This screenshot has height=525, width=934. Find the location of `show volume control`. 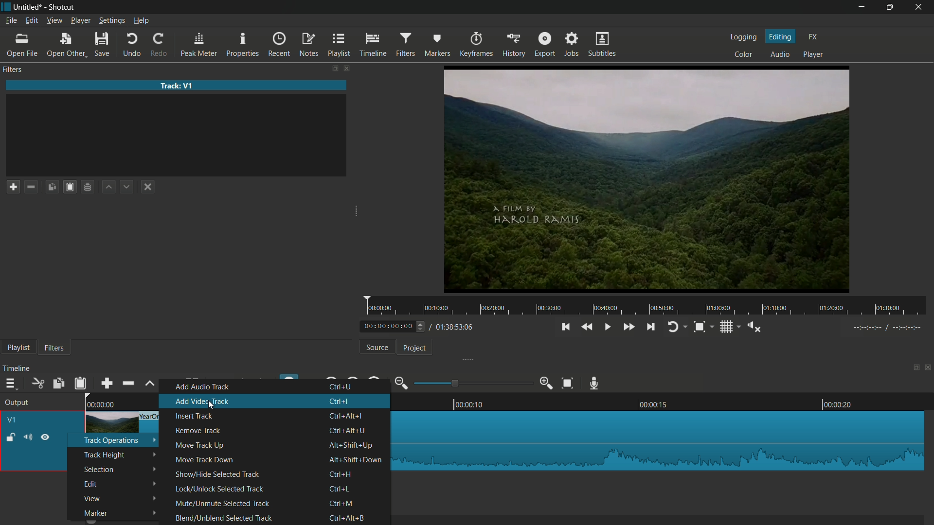

show volume control is located at coordinates (754, 326).